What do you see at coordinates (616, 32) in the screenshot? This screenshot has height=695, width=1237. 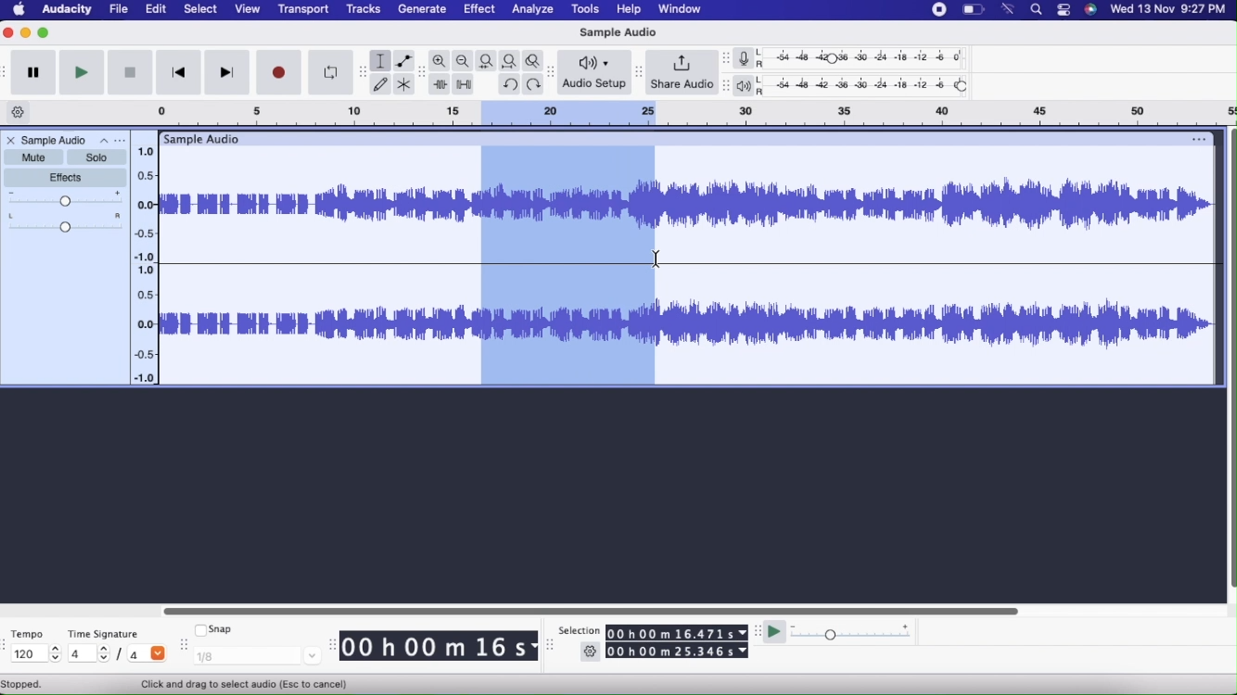 I see `Sample Audio` at bounding box center [616, 32].